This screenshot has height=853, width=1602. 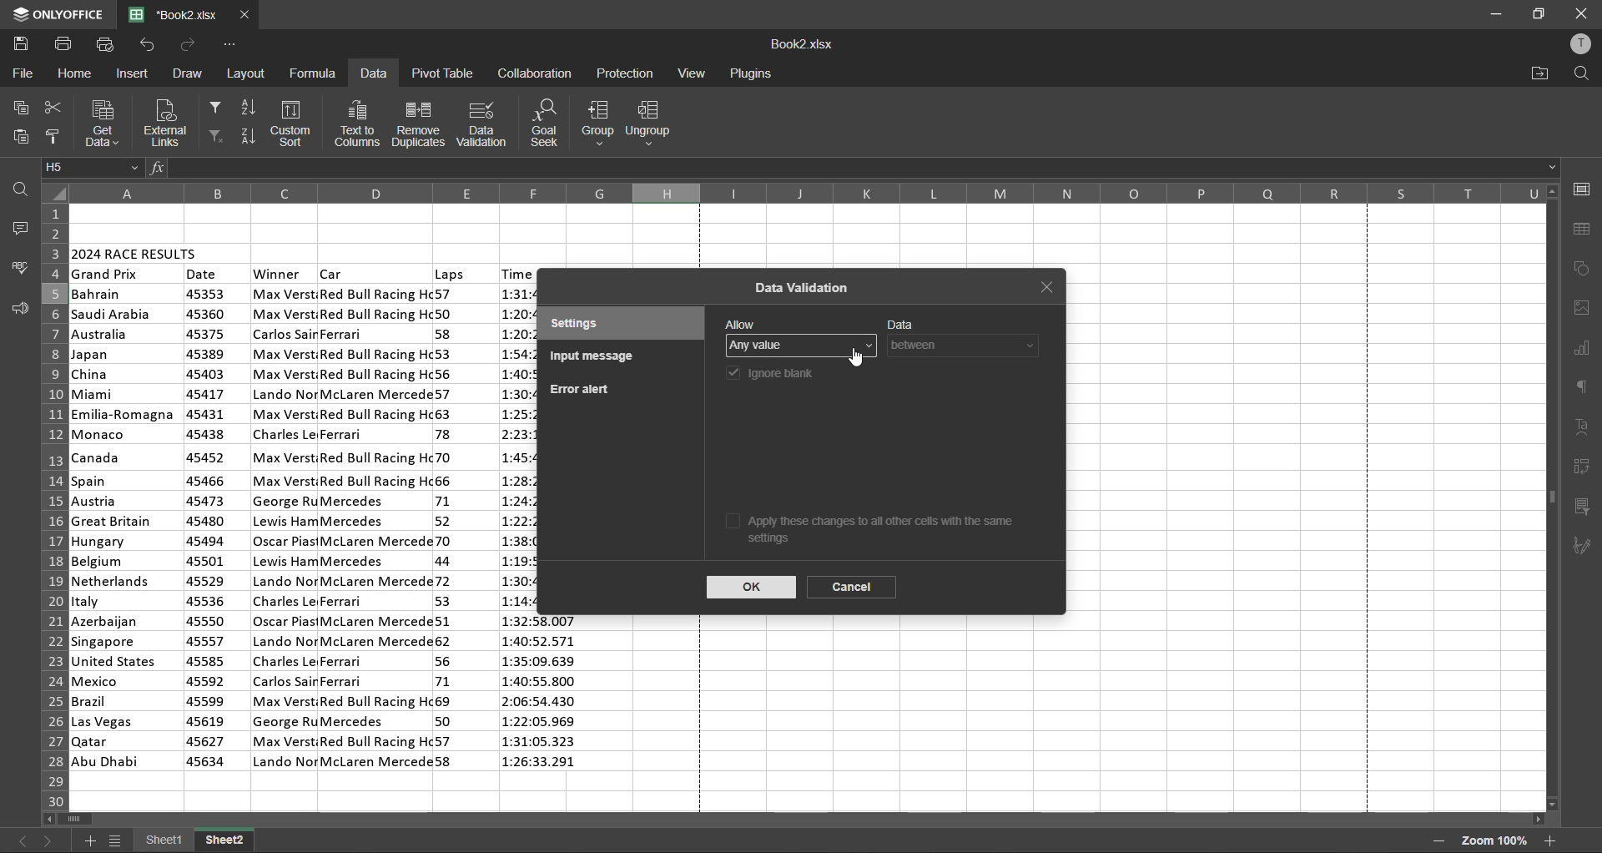 What do you see at coordinates (901, 321) in the screenshot?
I see `data` at bounding box center [901, 321].